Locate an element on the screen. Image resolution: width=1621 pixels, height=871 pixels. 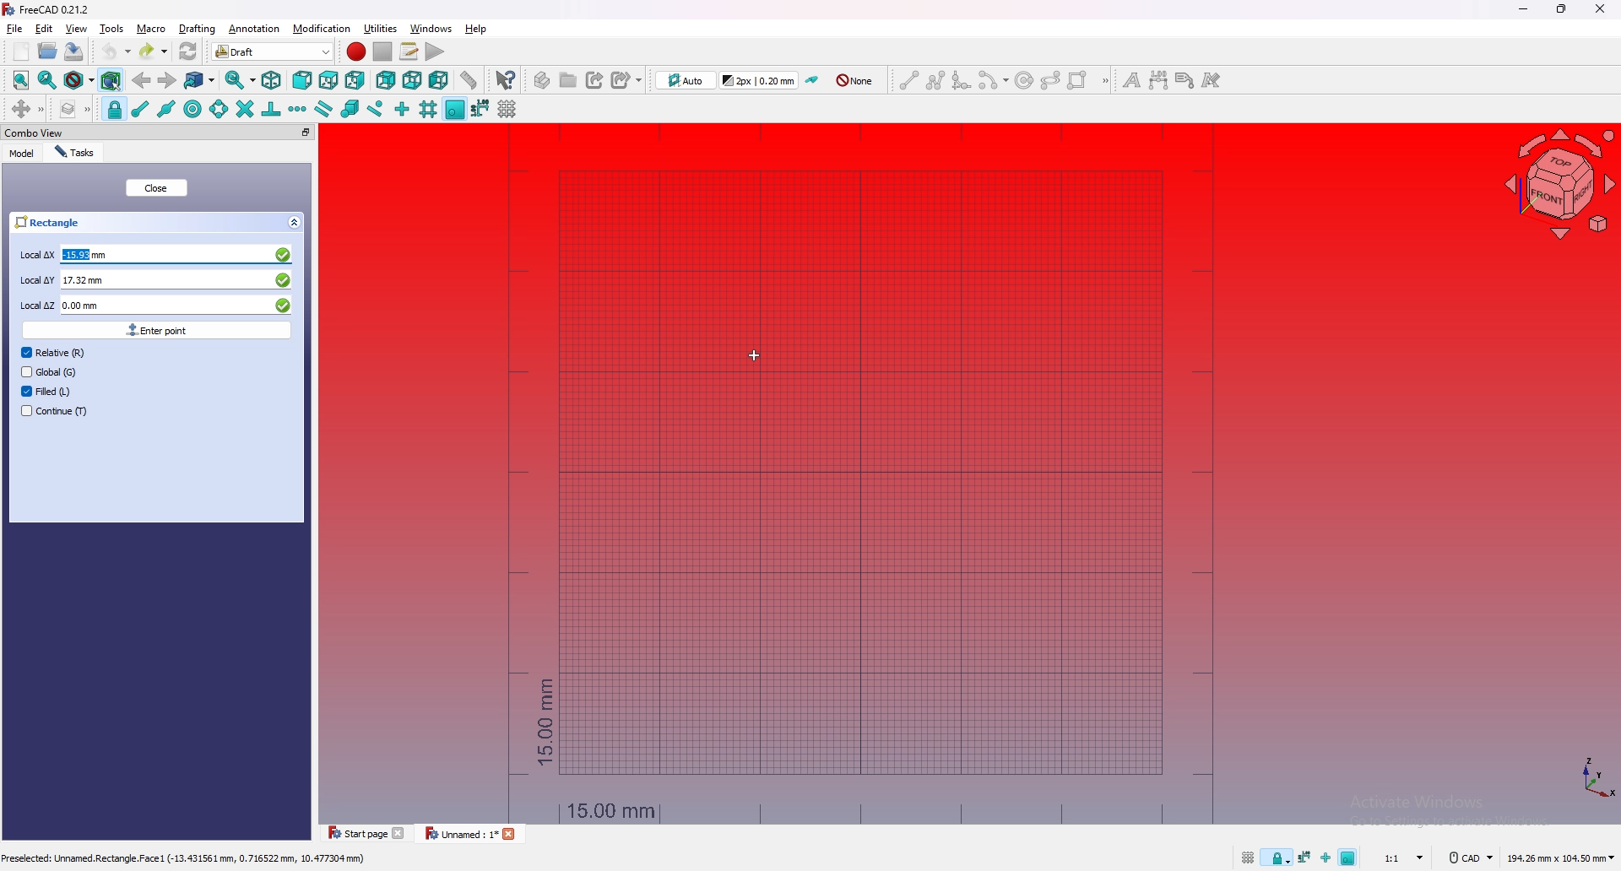
dimension is located at coordinates (1158, 80).